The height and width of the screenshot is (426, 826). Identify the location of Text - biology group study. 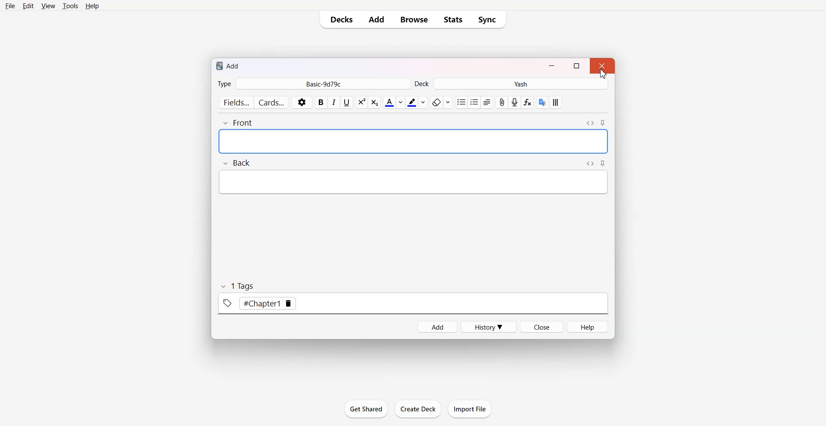
(287, 142).